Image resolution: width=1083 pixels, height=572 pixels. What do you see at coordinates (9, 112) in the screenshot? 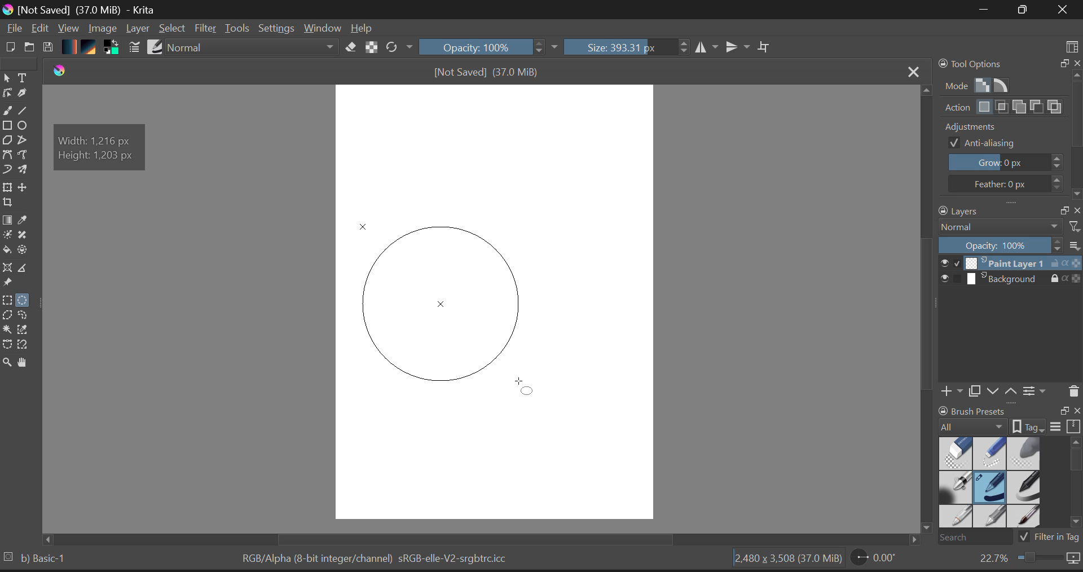
I see `freehand curve` at bounding box center [9, 112].